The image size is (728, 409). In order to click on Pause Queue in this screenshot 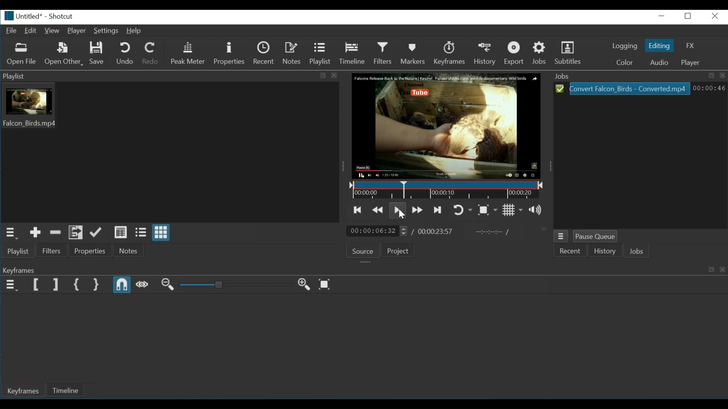, I will do `click(598, 236)`.